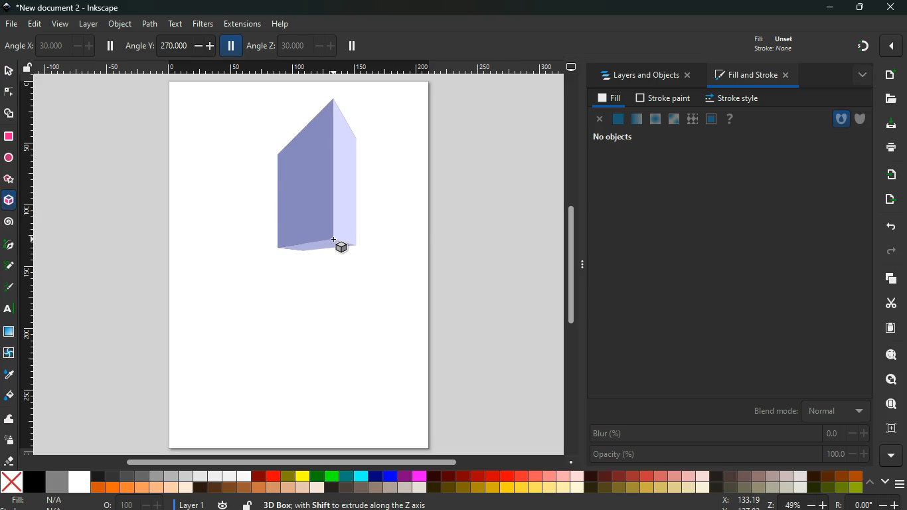 This screenshot has height=510, width=907. What do you see at coordinates (888, 75) in the screenshot?
I see `new` at bounding box center [888, 75].